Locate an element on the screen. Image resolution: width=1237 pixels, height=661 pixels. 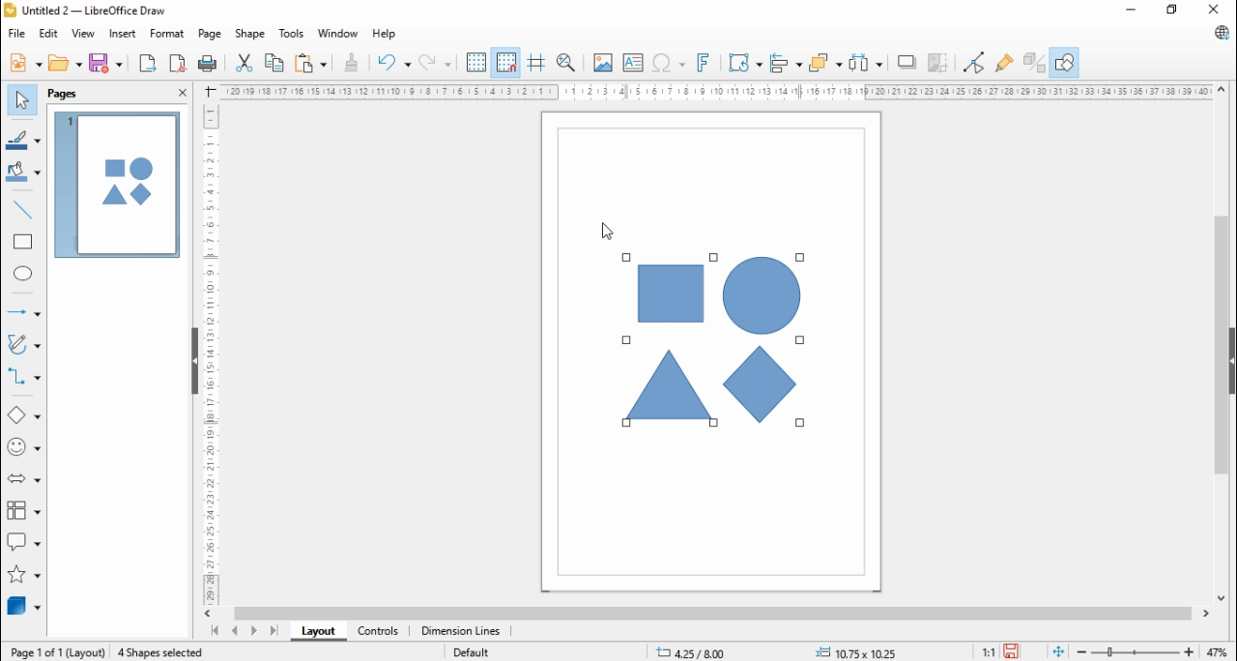
fit page to window is located at coordinates (1059, 651).